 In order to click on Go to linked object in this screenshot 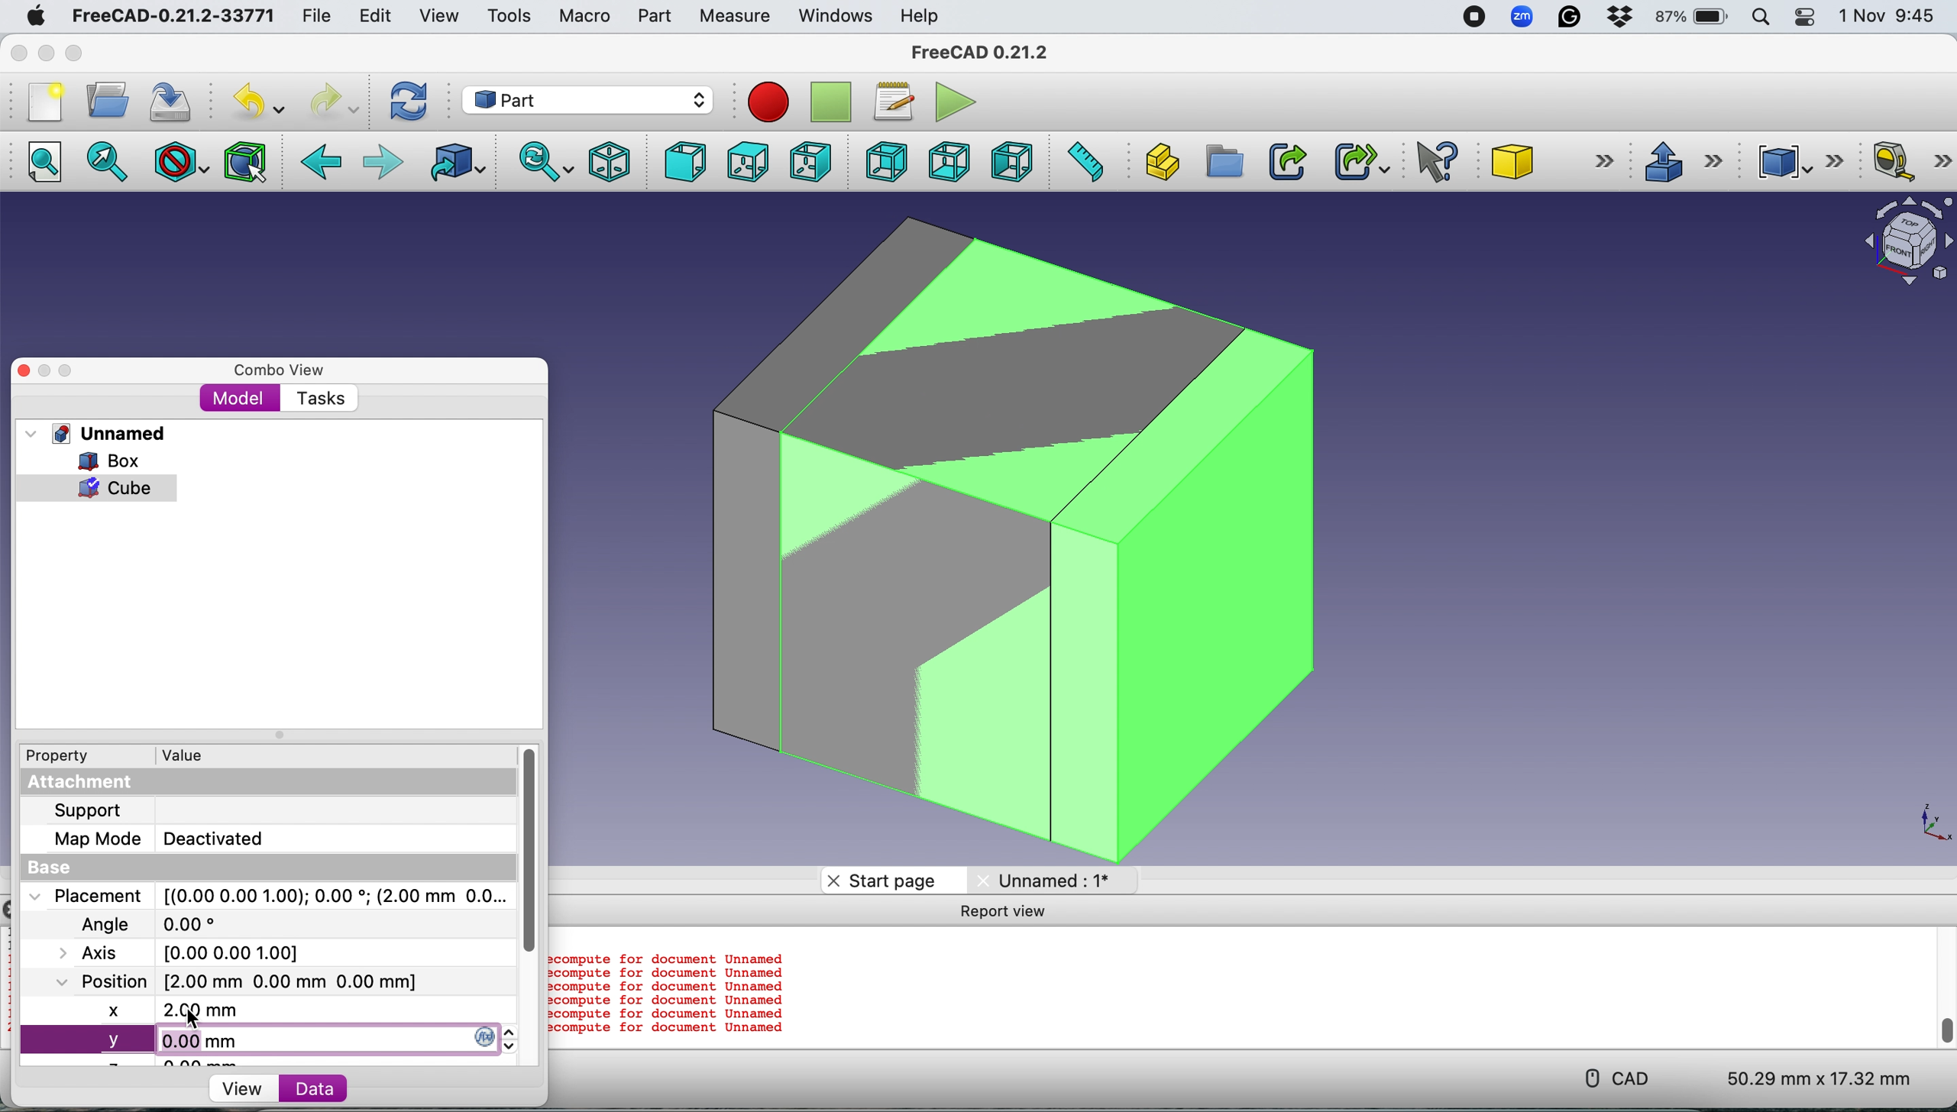, I will do `click(461, 163)`.